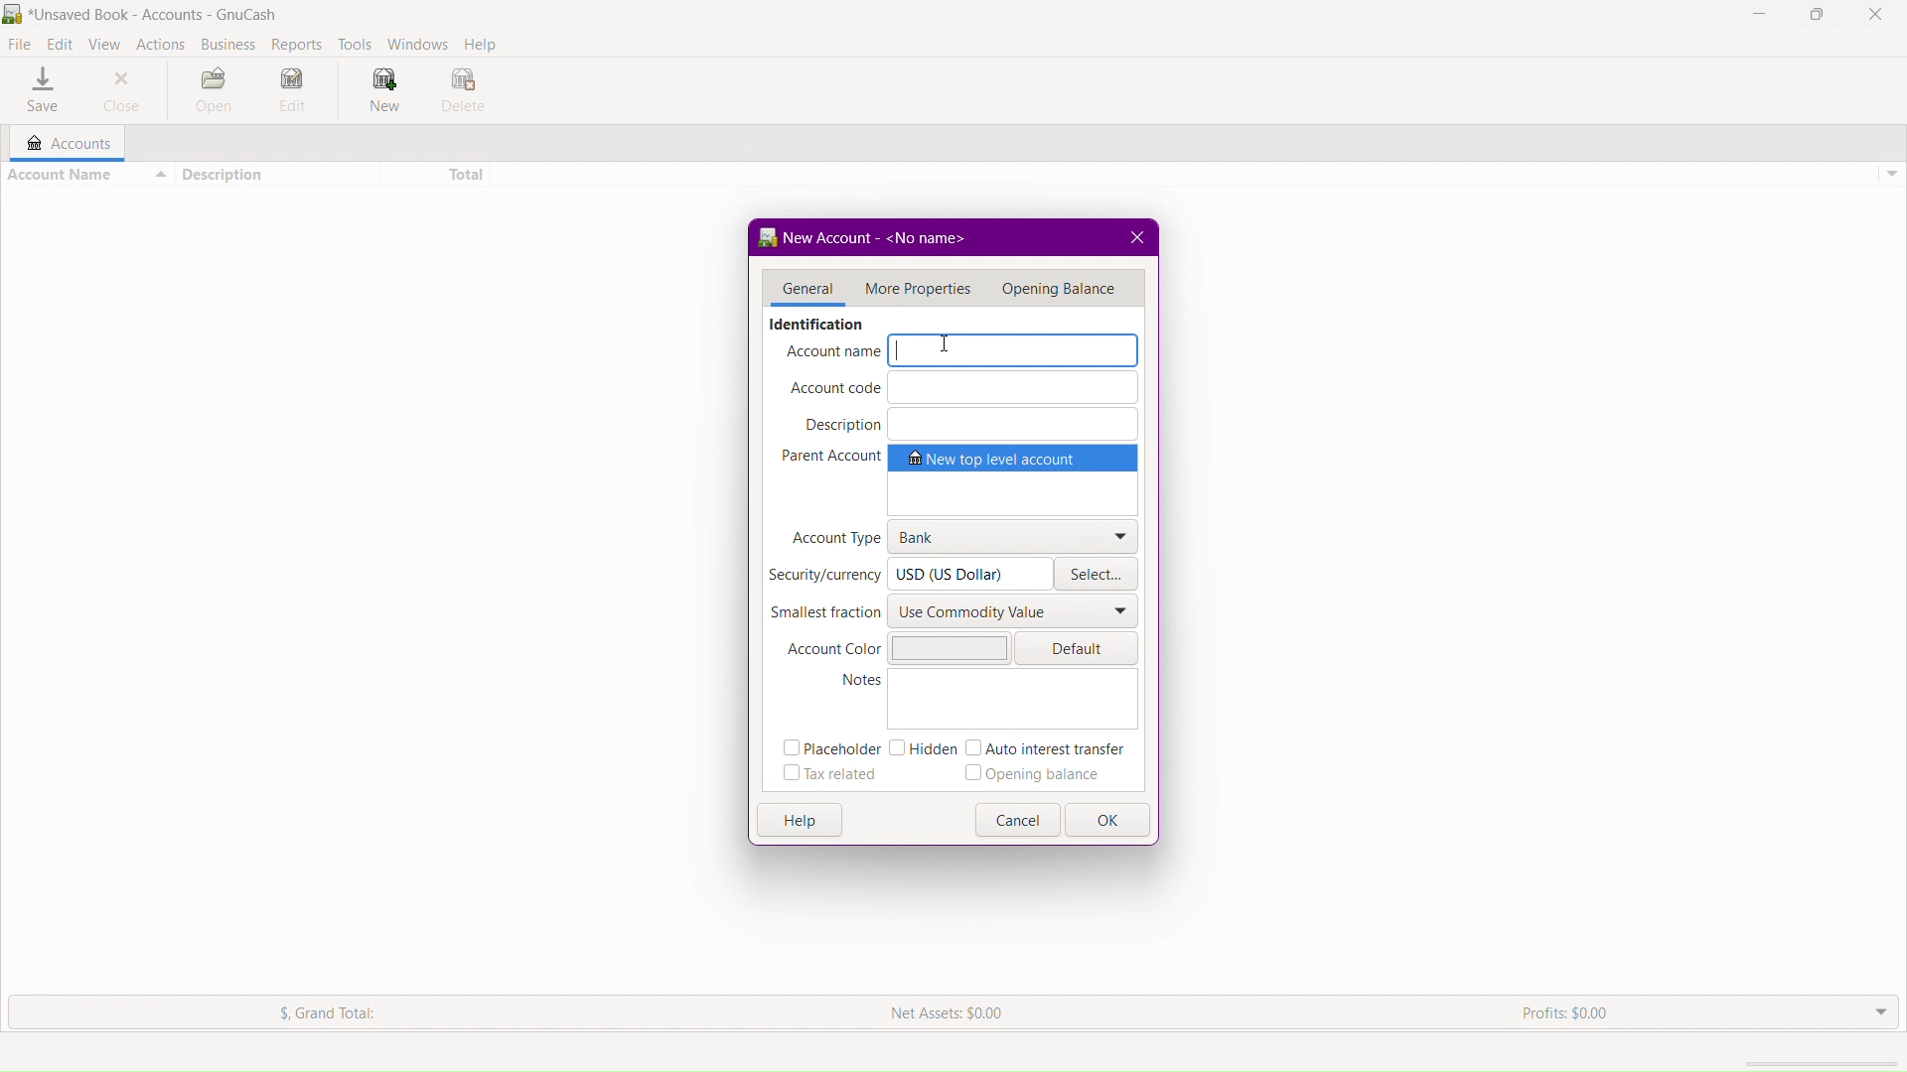 The image size is (1907, 1072). I want to click on Minimize, so click(1762, 15).